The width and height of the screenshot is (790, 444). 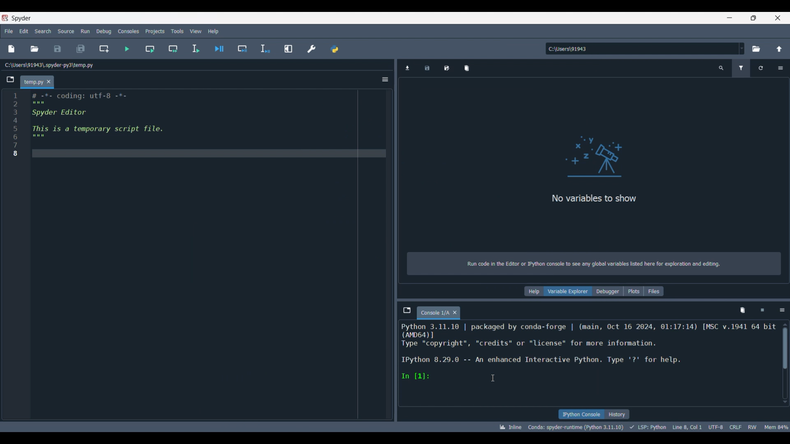 I want to click on Panel logo and text, so click(x=596, y=204).